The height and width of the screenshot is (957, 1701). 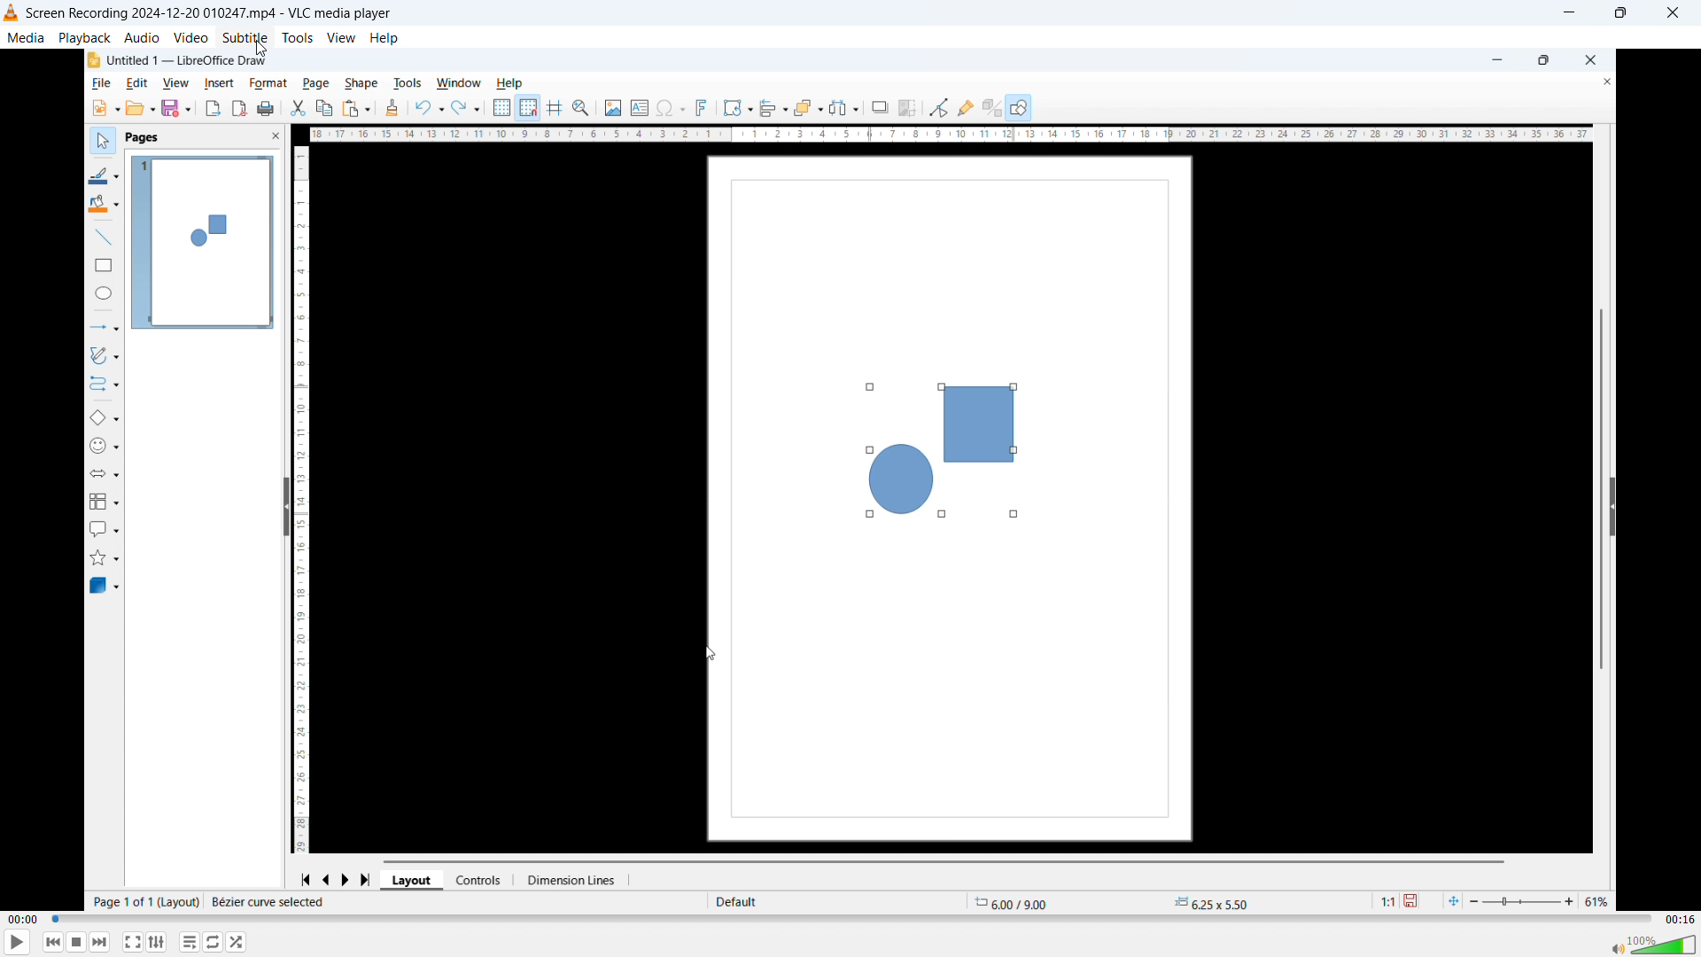 What do you see at coordinates (1210, 903) in the screenshot?
I see `object position- 6.25x5.50` at bounding box center [1210, 903].